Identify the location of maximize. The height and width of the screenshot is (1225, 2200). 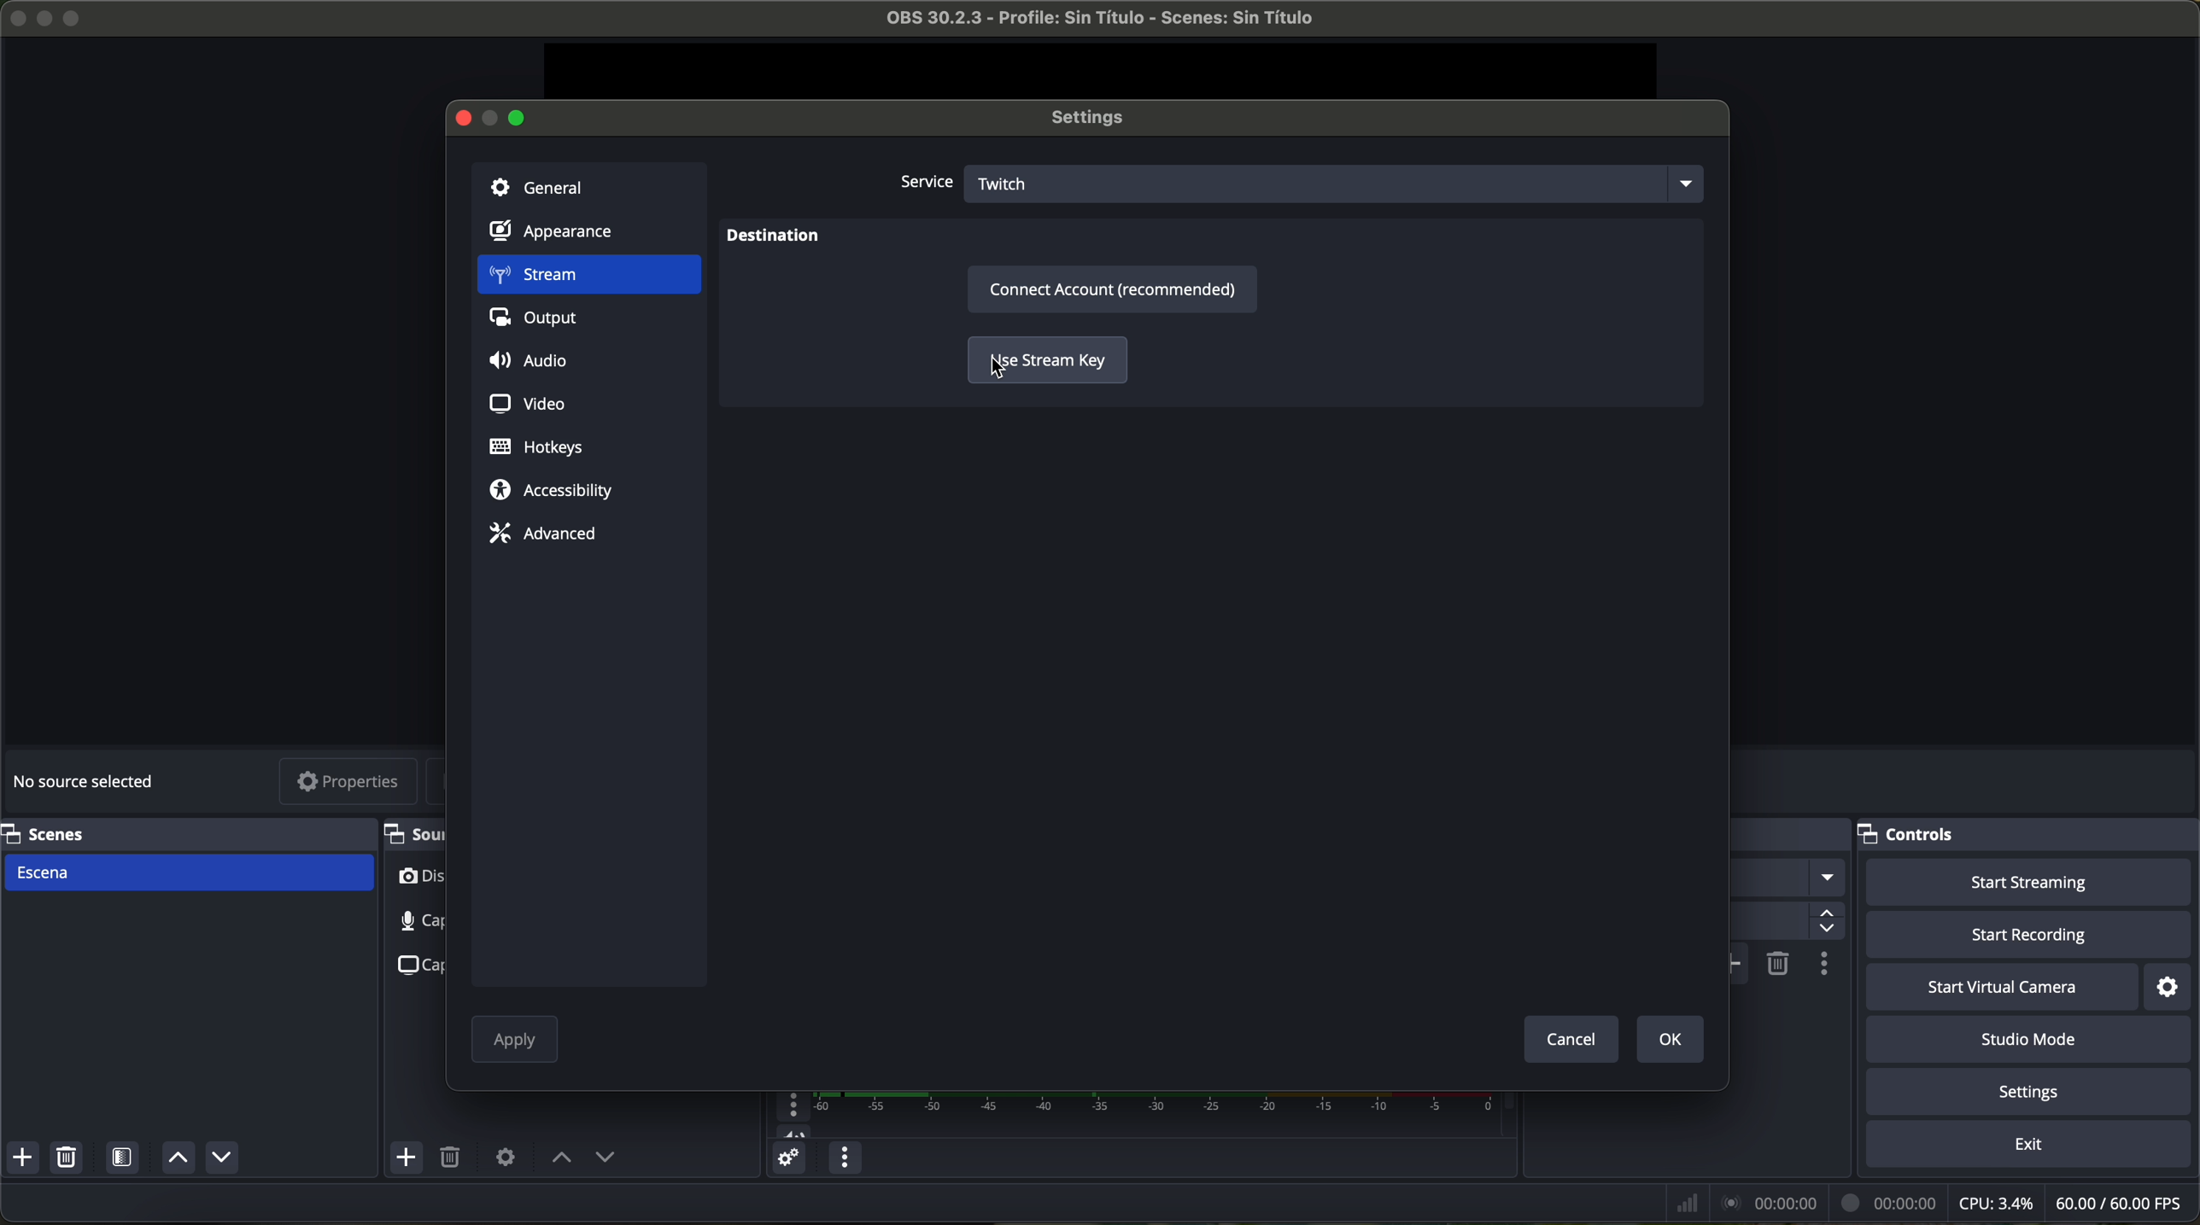
(75, 18).